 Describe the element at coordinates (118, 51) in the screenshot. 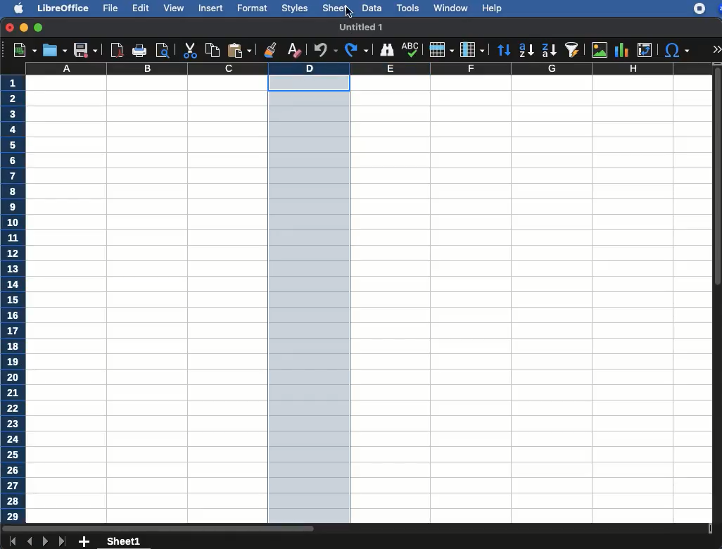

I see `pdf view` at that location.